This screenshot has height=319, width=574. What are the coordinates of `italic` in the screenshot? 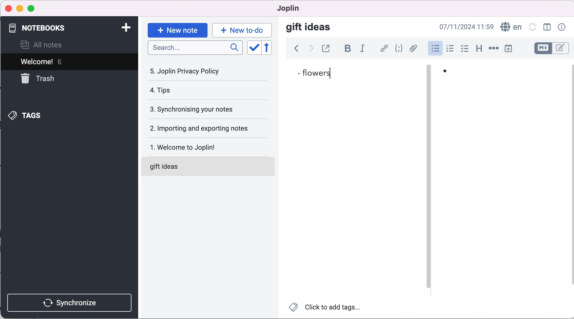 It's located at (362, 49).